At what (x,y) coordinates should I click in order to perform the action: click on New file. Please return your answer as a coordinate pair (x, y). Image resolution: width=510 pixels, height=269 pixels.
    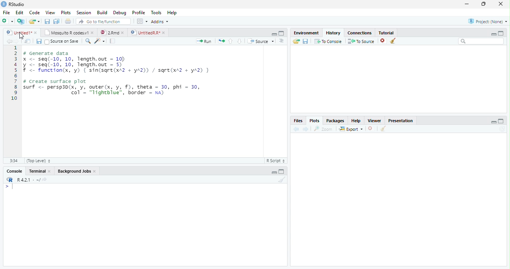
    Looking at the image, I should click on (7, 21).